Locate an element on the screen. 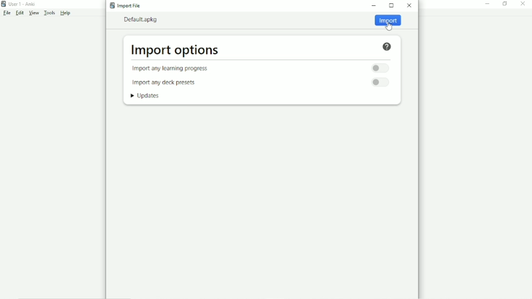 The height and width of the screenshot is (299, 532). Edit is located at coordinates (19, 13).